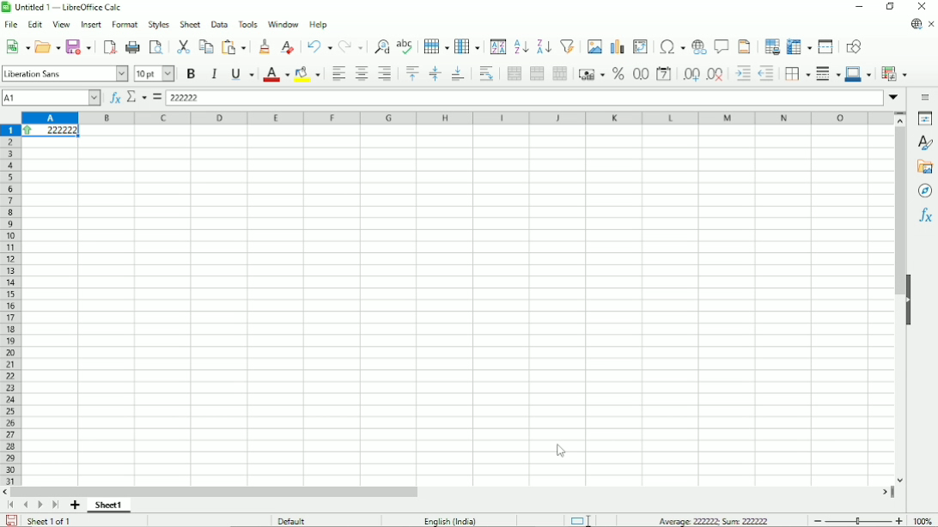  I want to click on View, so click(61, 24).